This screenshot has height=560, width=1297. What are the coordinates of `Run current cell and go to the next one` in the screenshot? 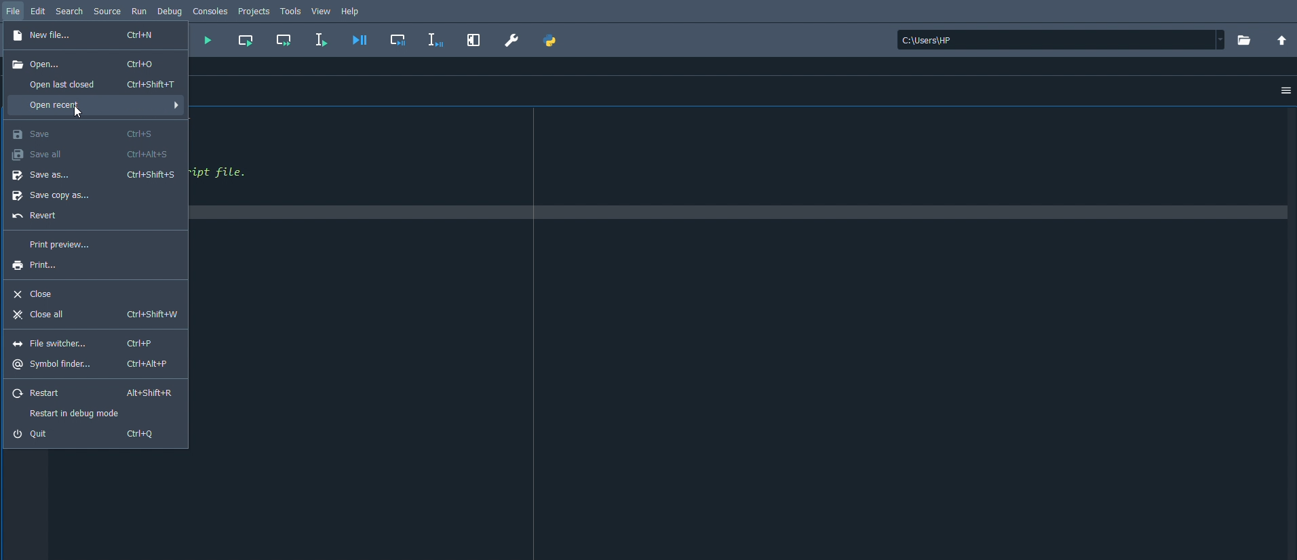 It's located at (284, 39).